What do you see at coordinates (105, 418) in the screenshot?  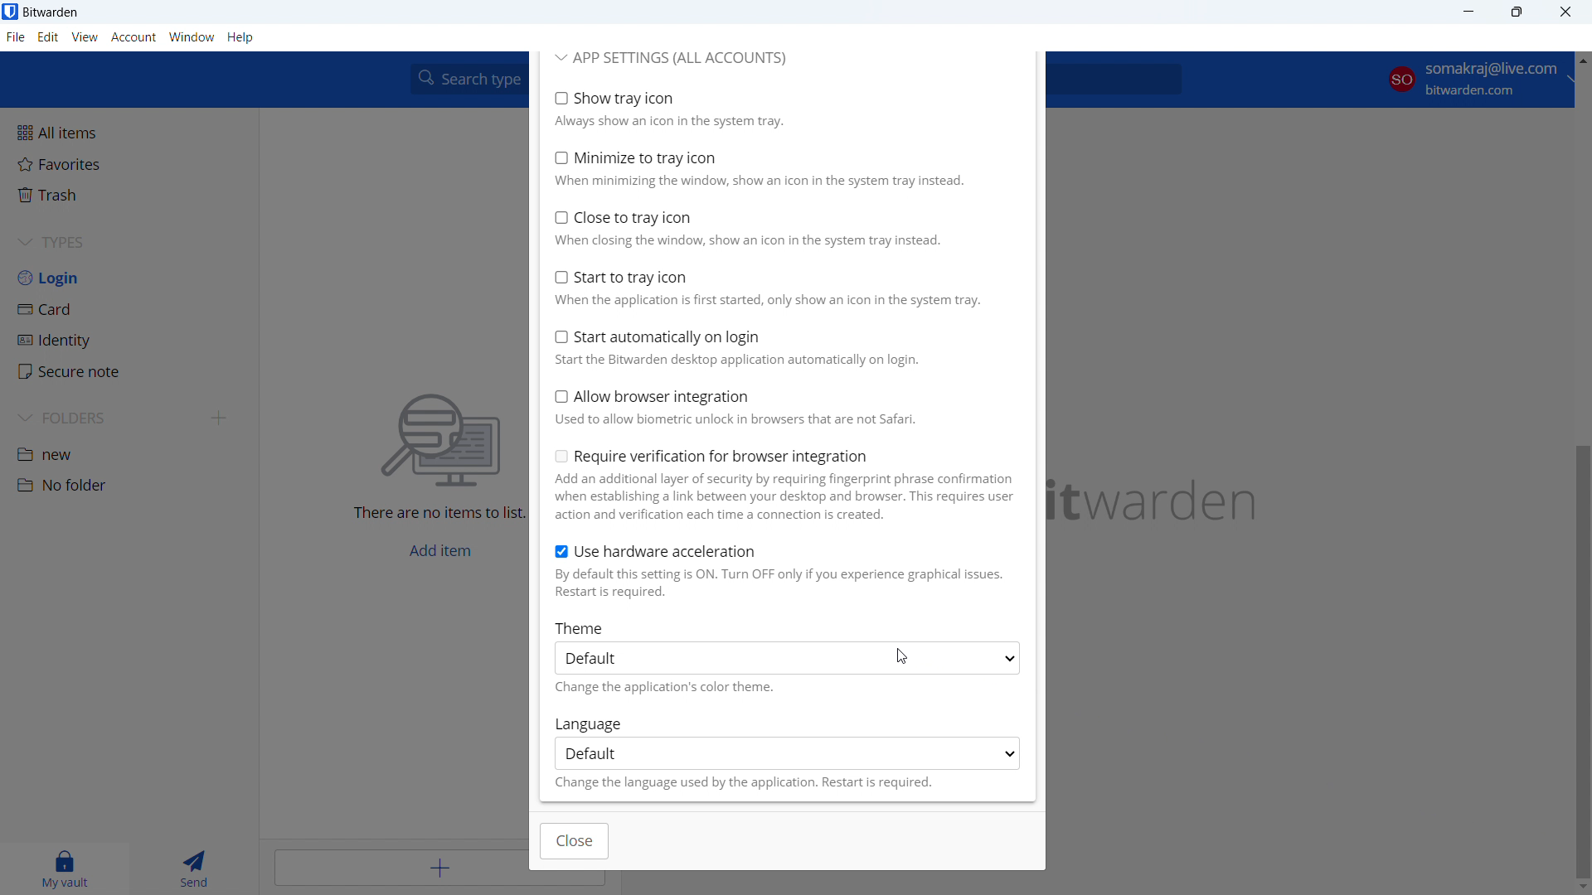 I see `folders` at bounding box center [105, 418].